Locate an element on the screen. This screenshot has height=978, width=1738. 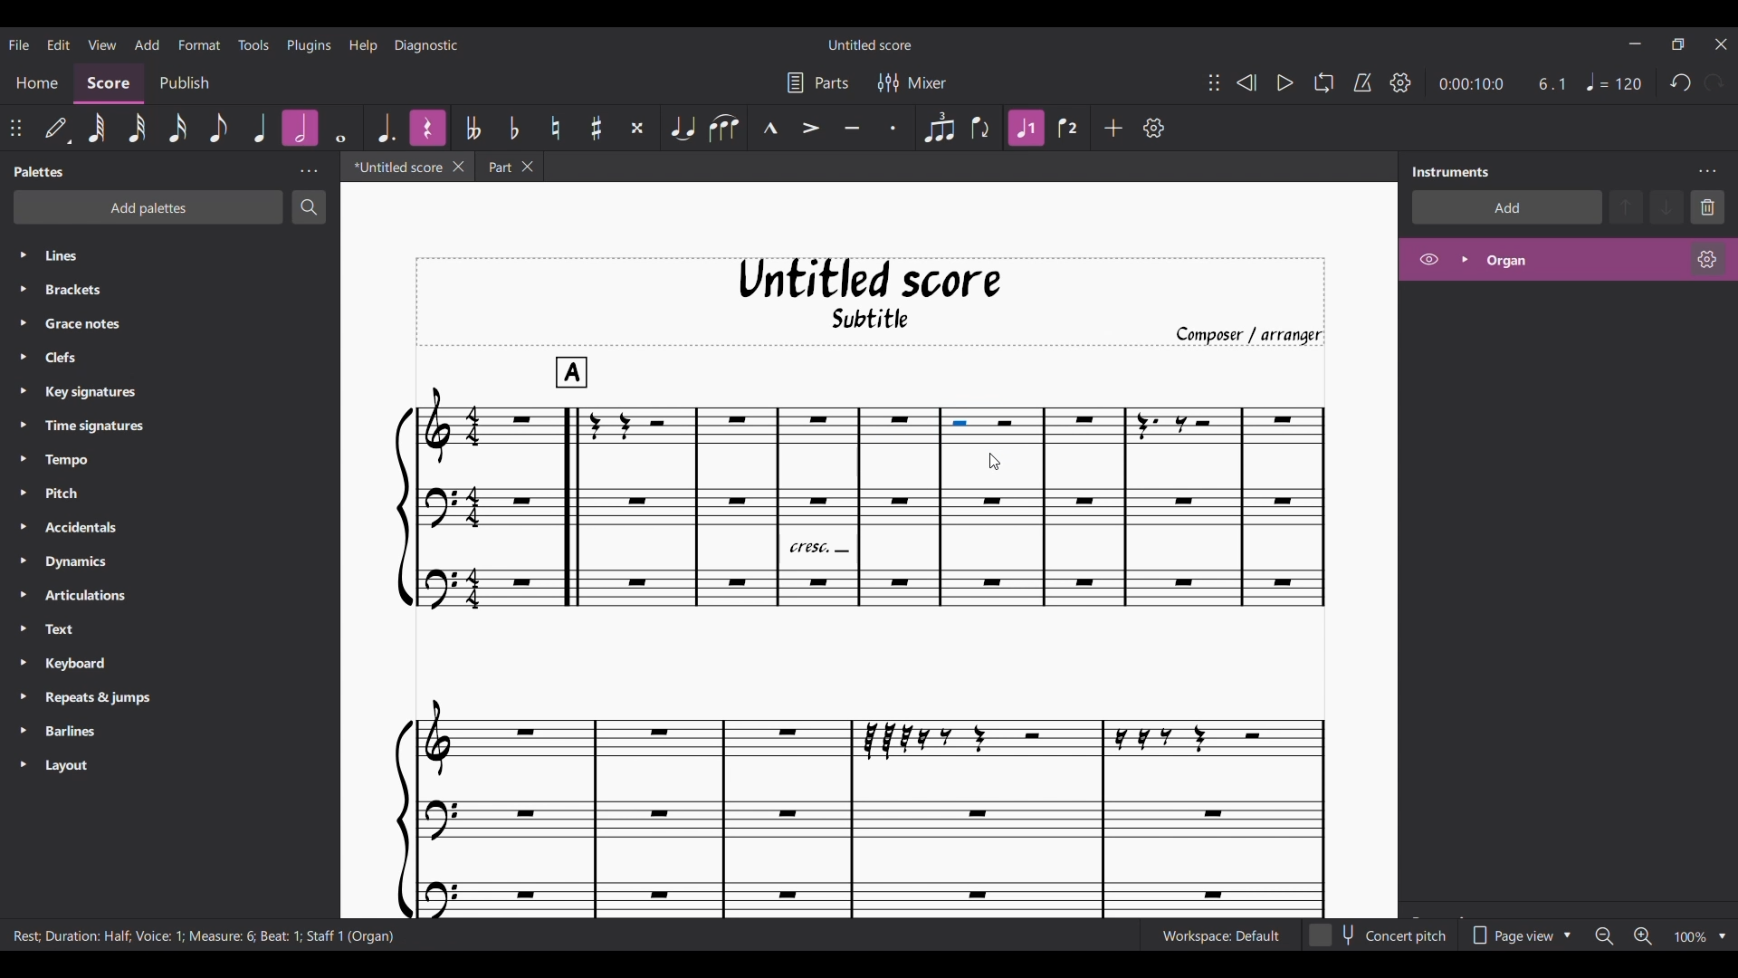
Delete selection is located at coordinates (1708, 207).